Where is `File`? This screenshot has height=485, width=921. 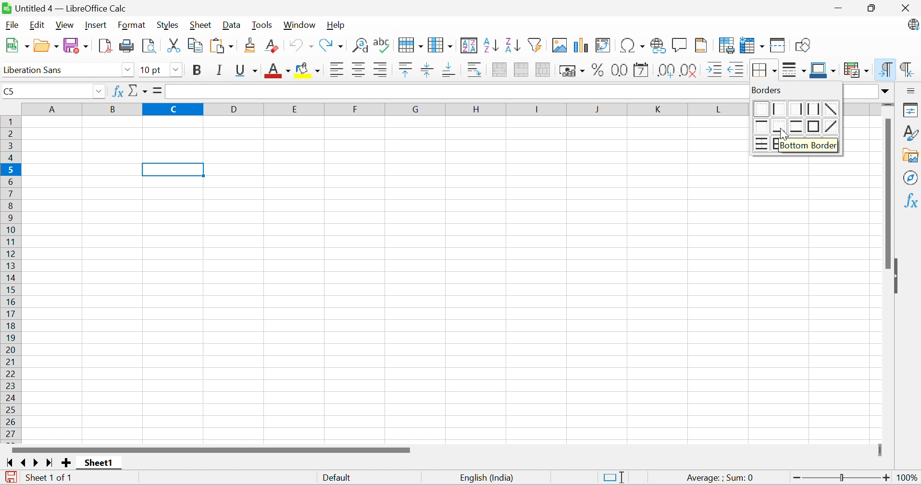 File is located at coordinates (12, 24).